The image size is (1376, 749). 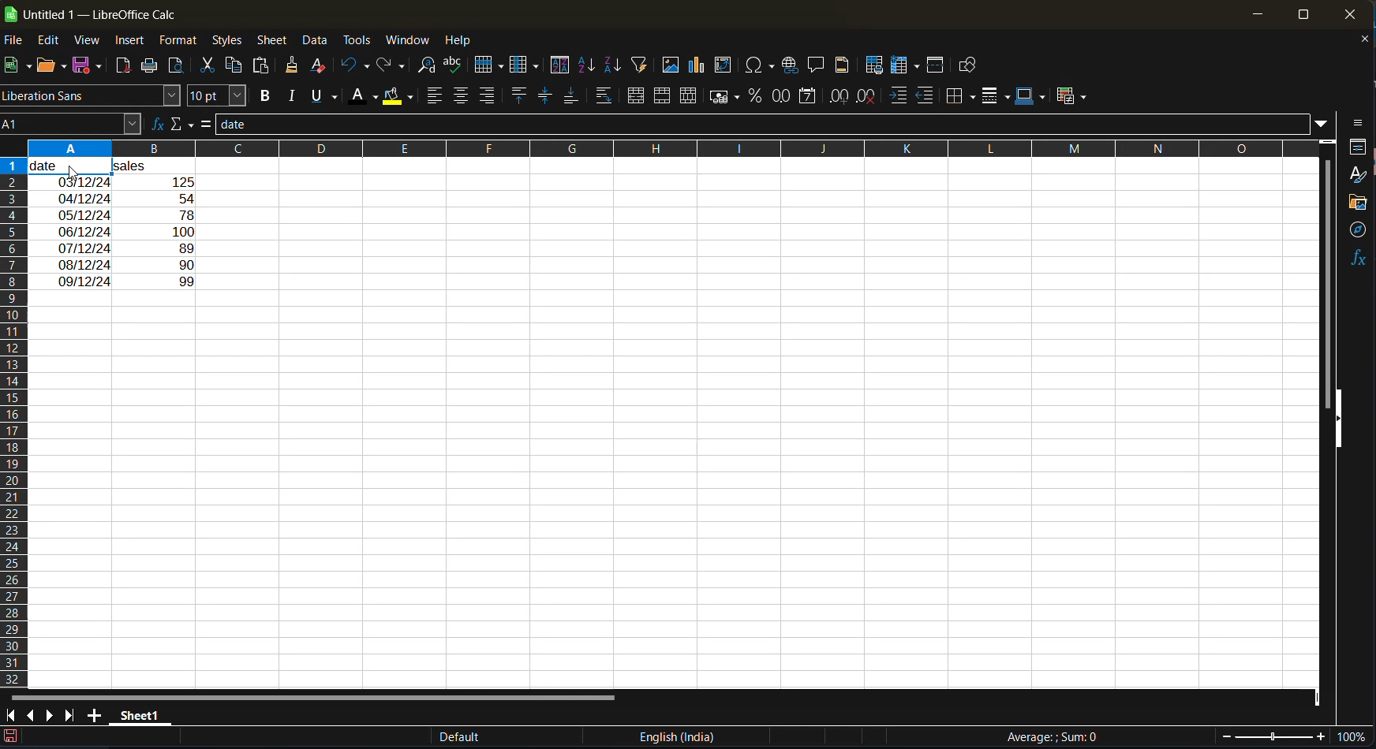 I want to click on align bottom, so click(x=571, y=97).